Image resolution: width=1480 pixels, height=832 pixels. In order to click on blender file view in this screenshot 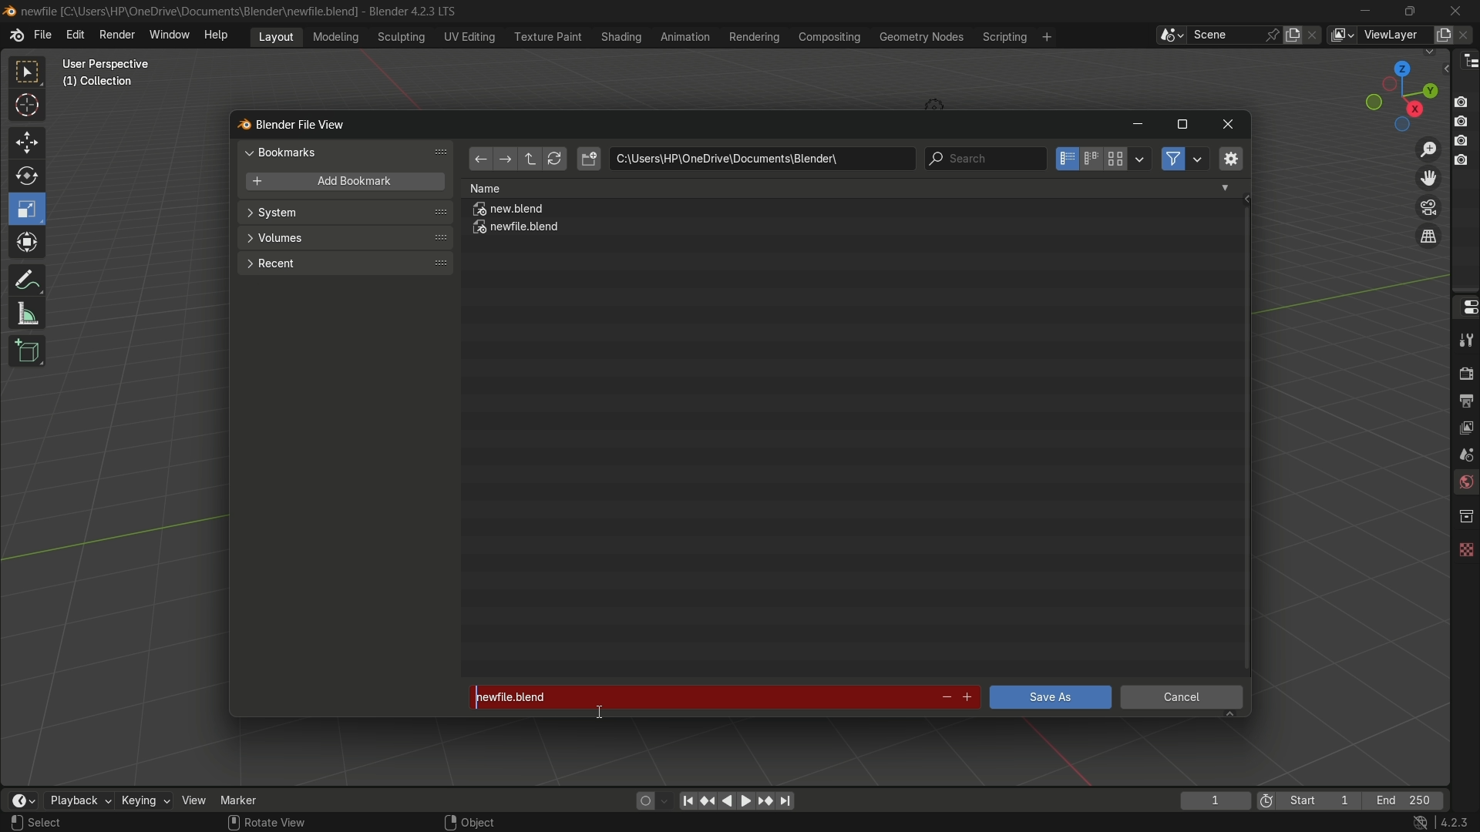, I will do `click(303, 123)`.